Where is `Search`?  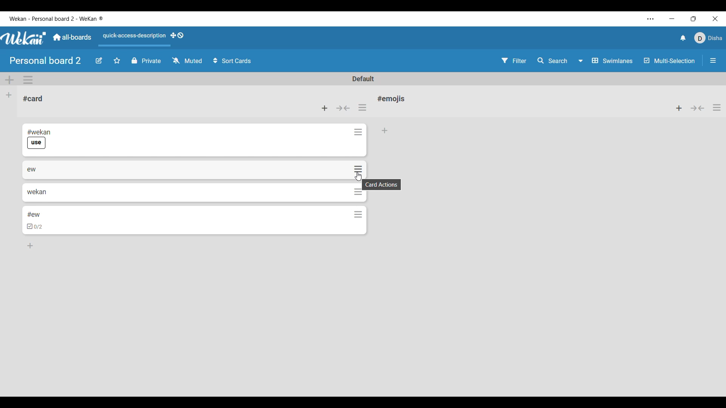 Search is located at coordinates (552, 60).